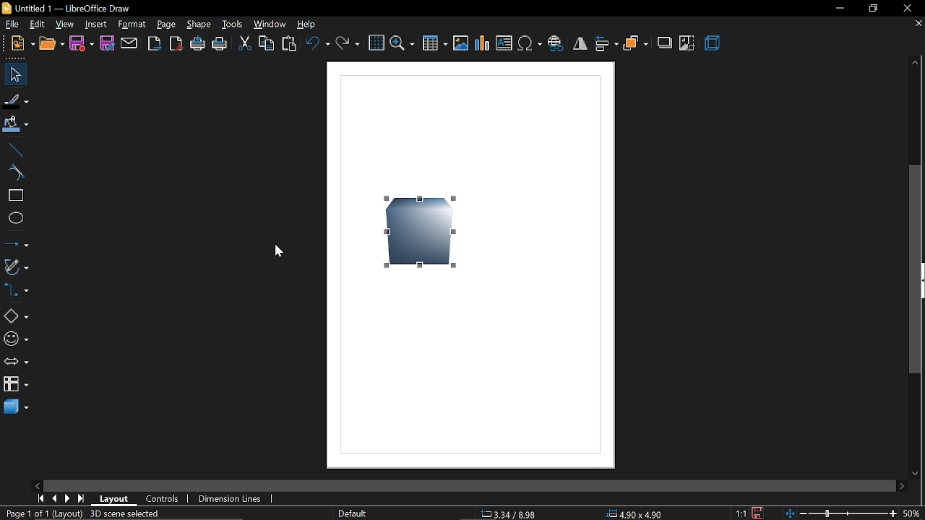 Image resolution: width=925 pixels, height=520 pixels. What do you see at coordinates (530, 43) in the screenshot?
I see `insert symbol` at bounding box center [530, 43].